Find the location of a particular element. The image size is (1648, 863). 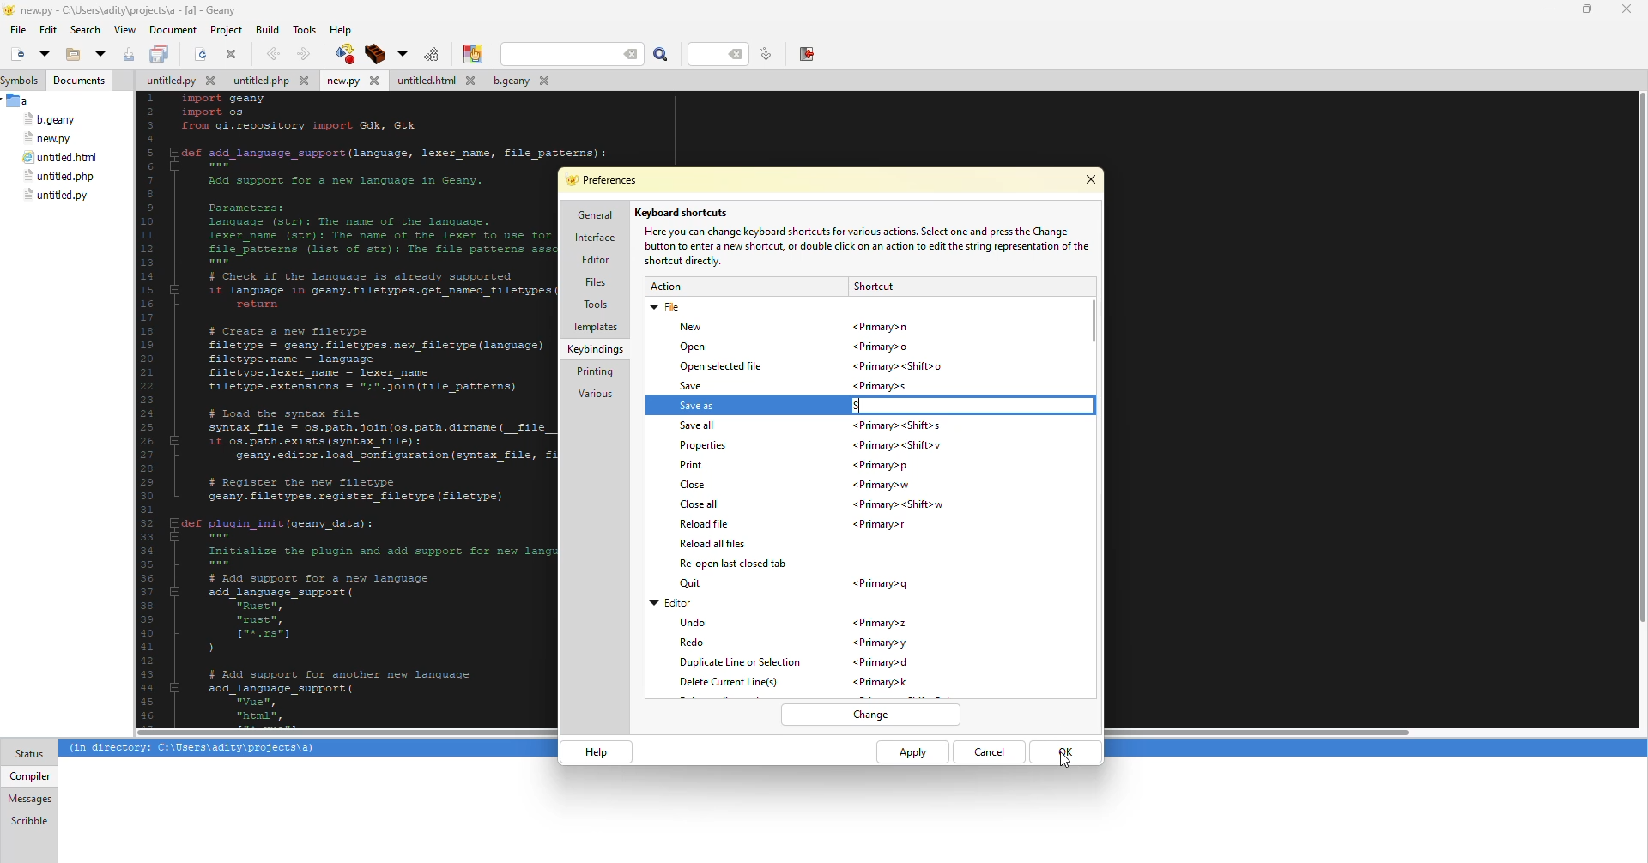

compiler is located at coordinates (28, 775).